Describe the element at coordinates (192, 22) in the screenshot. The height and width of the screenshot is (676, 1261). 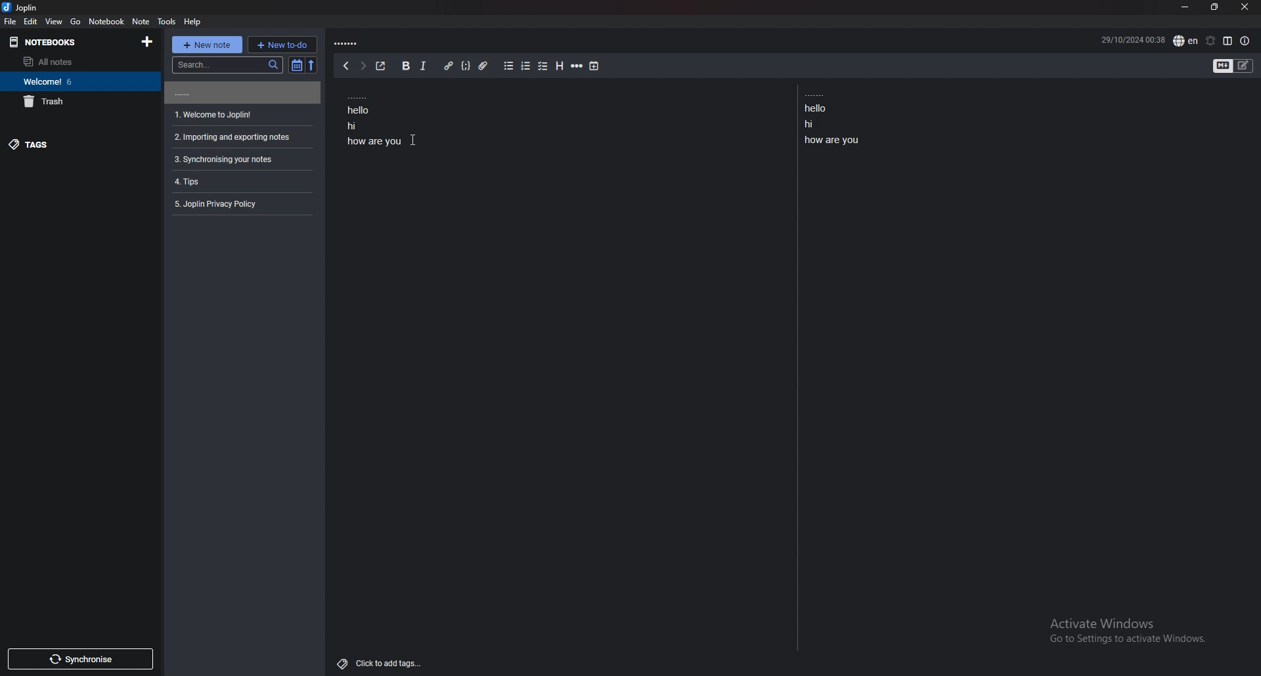
I see `help` at that location.